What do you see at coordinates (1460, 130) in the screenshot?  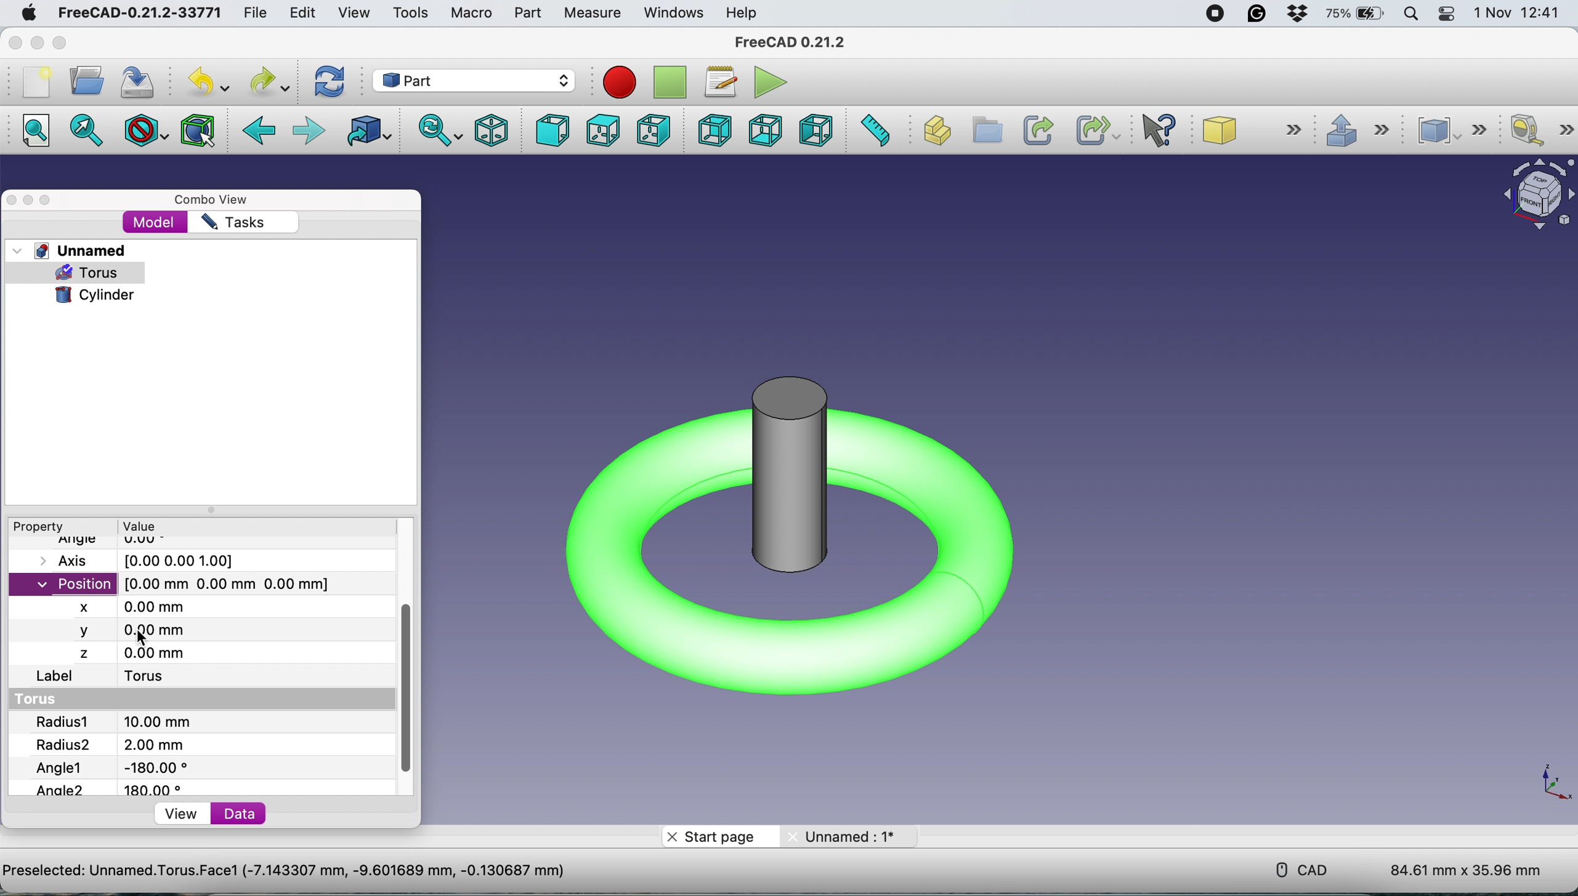 I see `compound tools` at bounding box center [1460, 130].